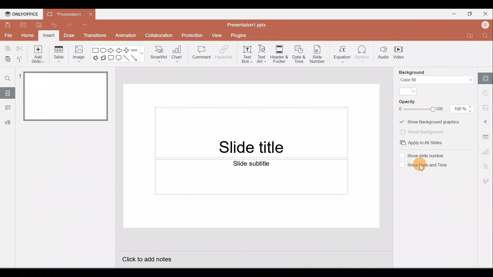 The width and height of the screenshot is (493, 277). What do you see at coordinates (421, 109) in the screenshot?
I see `slider to change opacity` at bounding box center [421, 109].